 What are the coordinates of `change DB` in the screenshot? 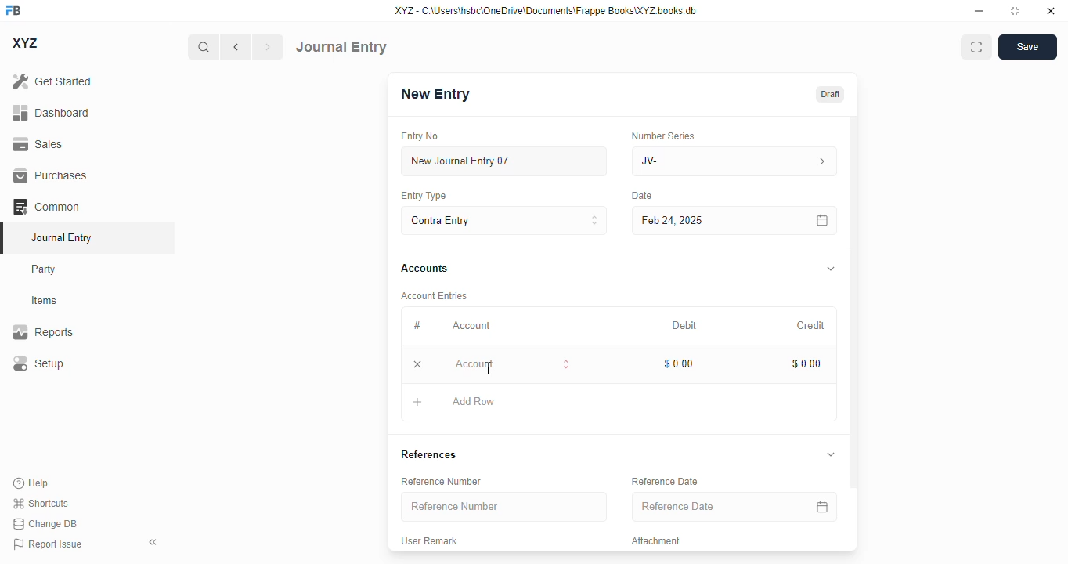 It's located at (45, 523).